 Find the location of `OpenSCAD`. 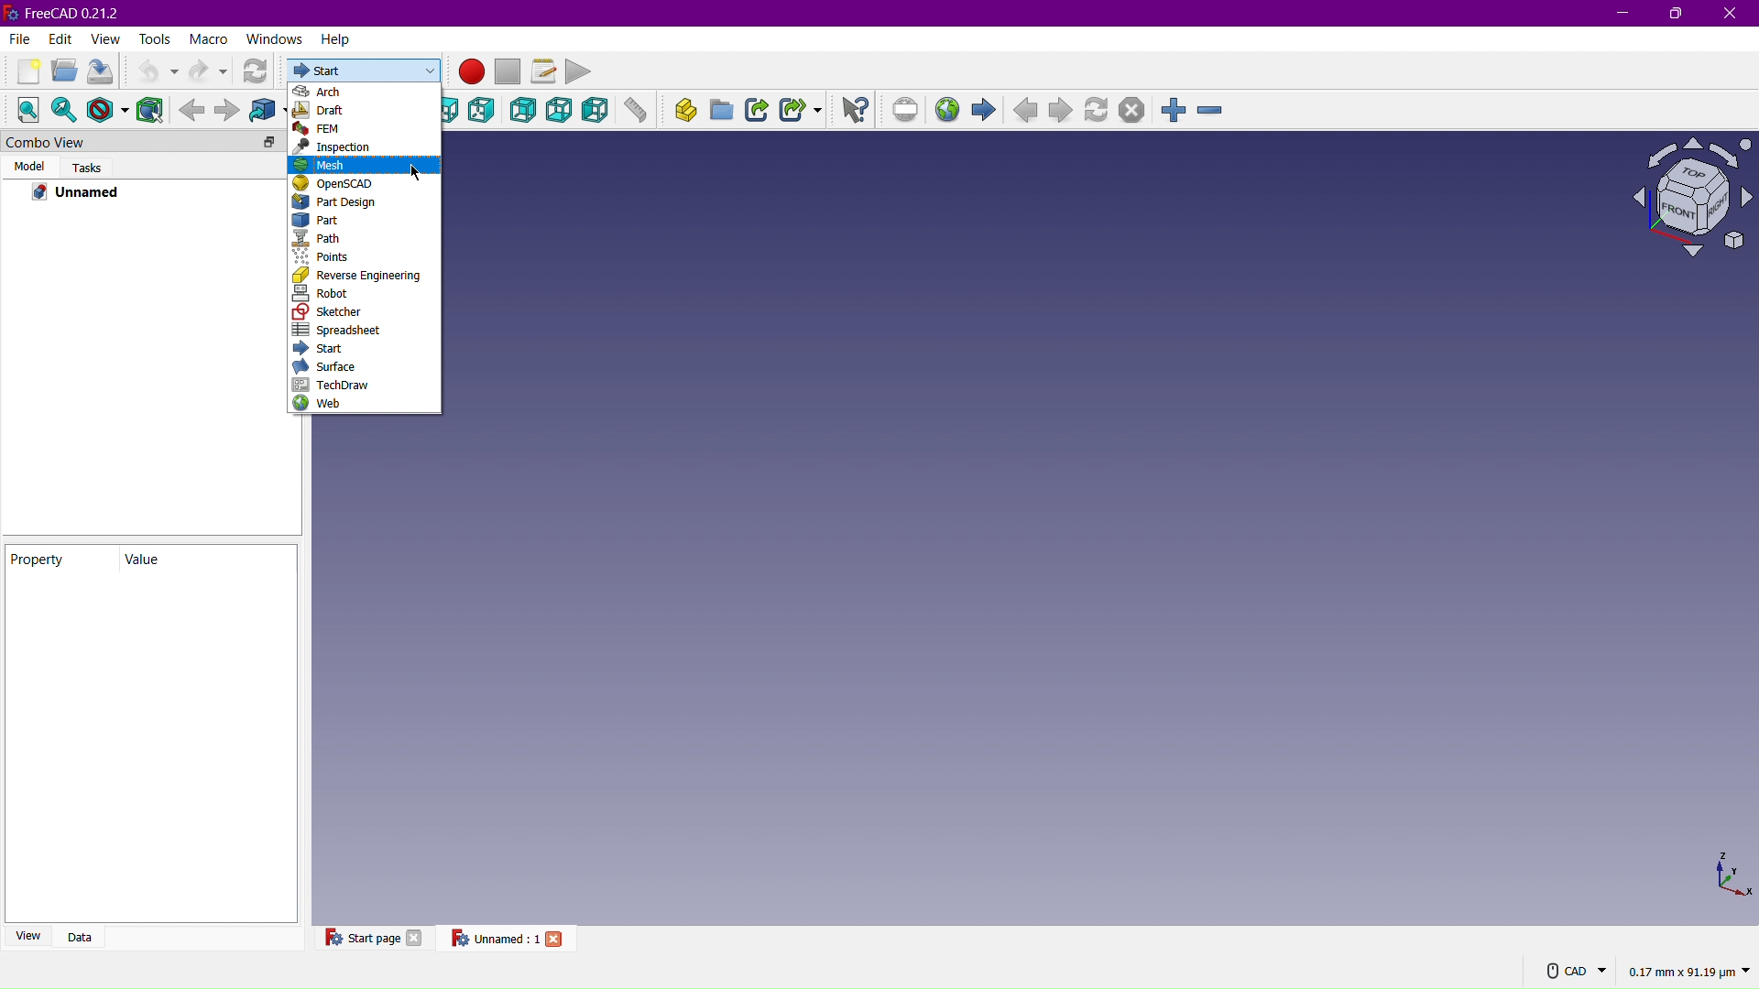

OpenSCAD is located at coordinates (365, 185).